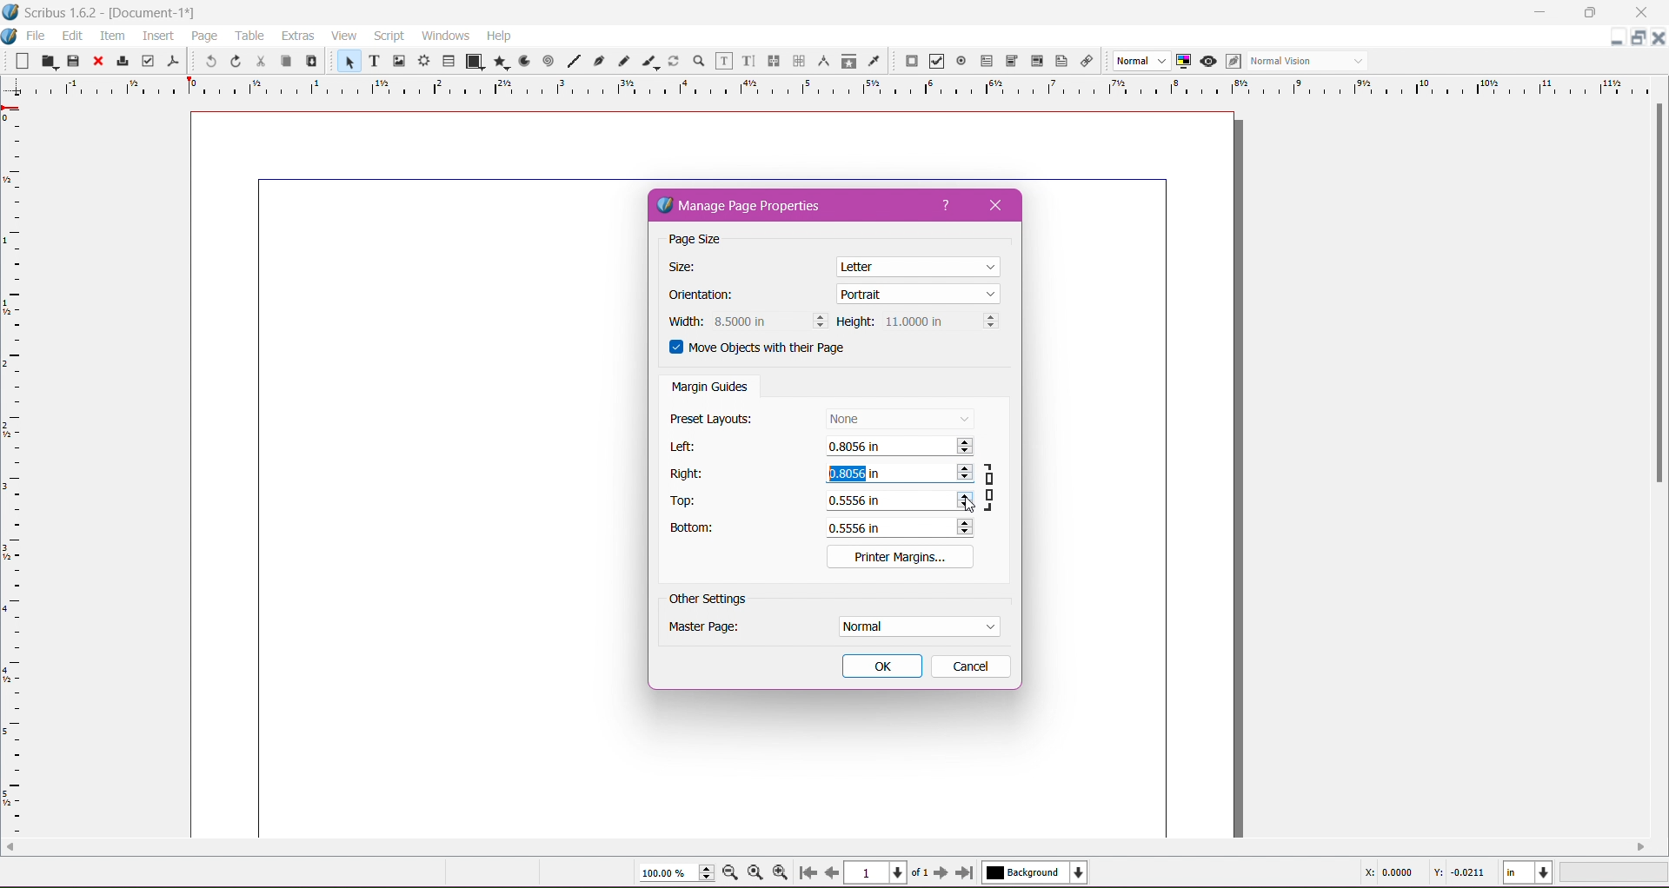 This screenshot has width=1669, height=888. Describe the element at coordinates (848, 61) in the screenshot. I see `Copy Item Properties` at that location.